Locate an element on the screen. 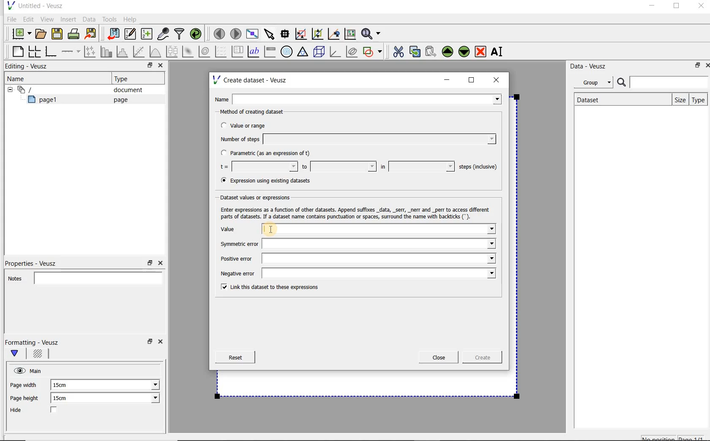 The image size is (710, 441). Close is located at coordinates (162, 343).